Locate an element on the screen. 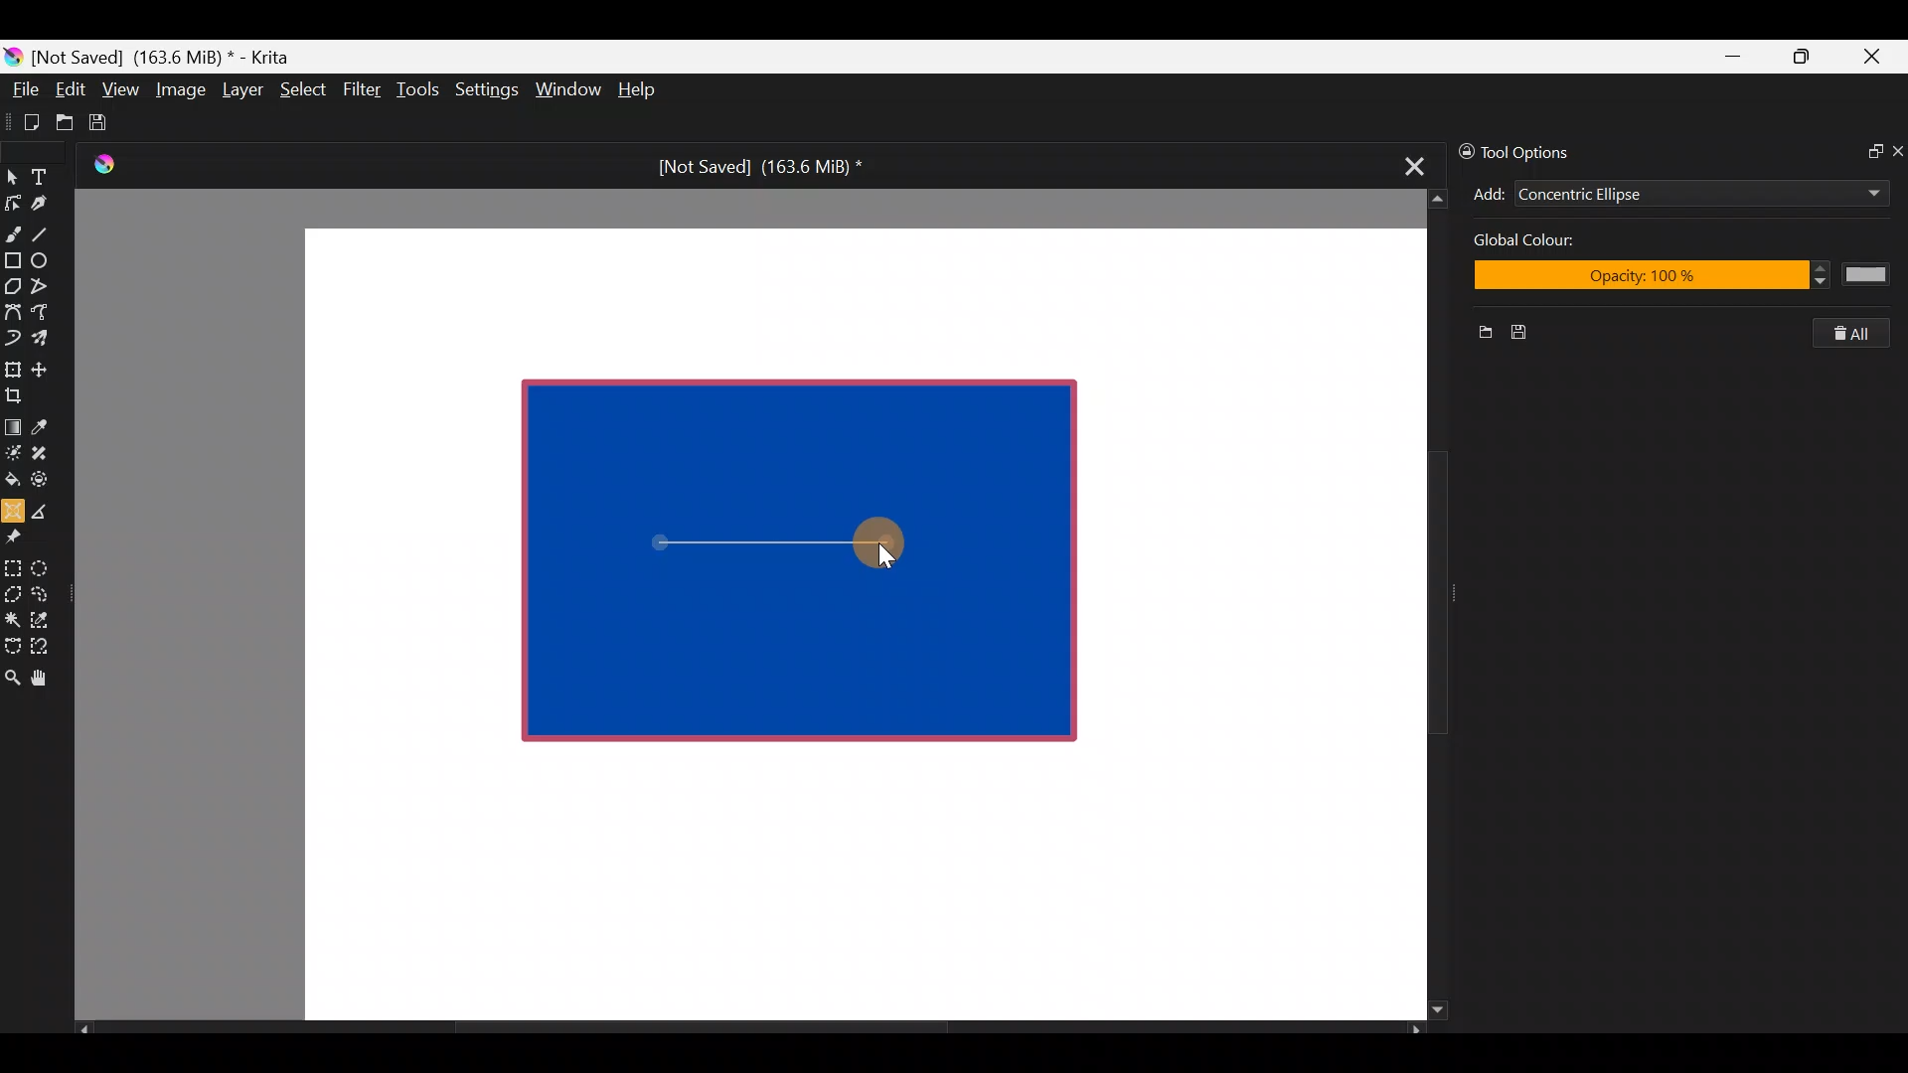 Image resolution: width=1908 pixels, height=1073 pixels. Polyline tool is located at coordinates (48, 287).